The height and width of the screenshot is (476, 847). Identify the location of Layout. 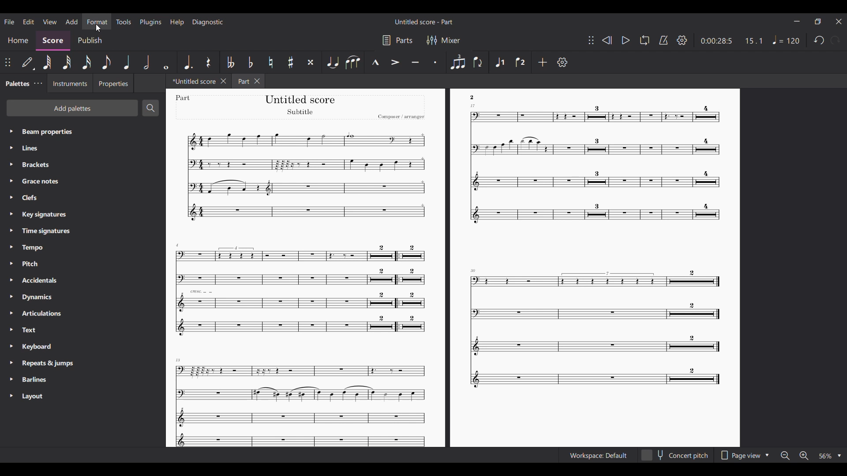
(31, 397).